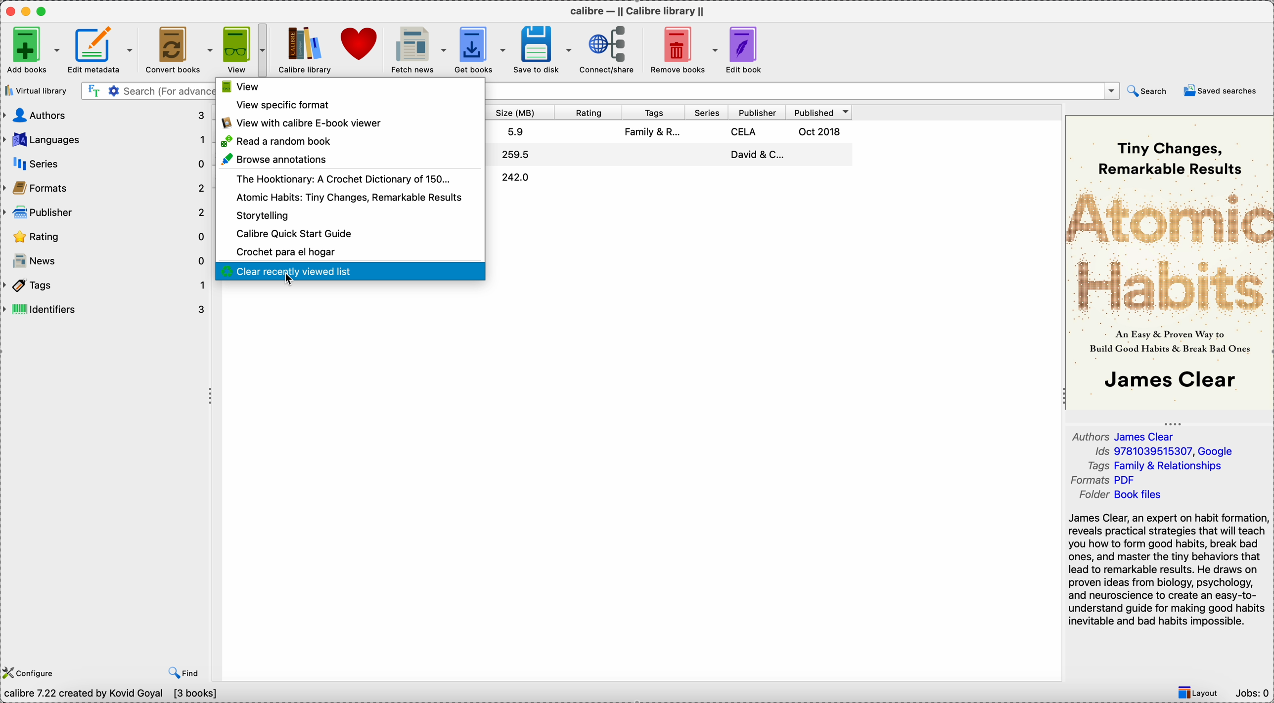  What do you see at coordinates (607, 49) in the screenshot?
I see `connect/share` at bounding box center [607, 49].